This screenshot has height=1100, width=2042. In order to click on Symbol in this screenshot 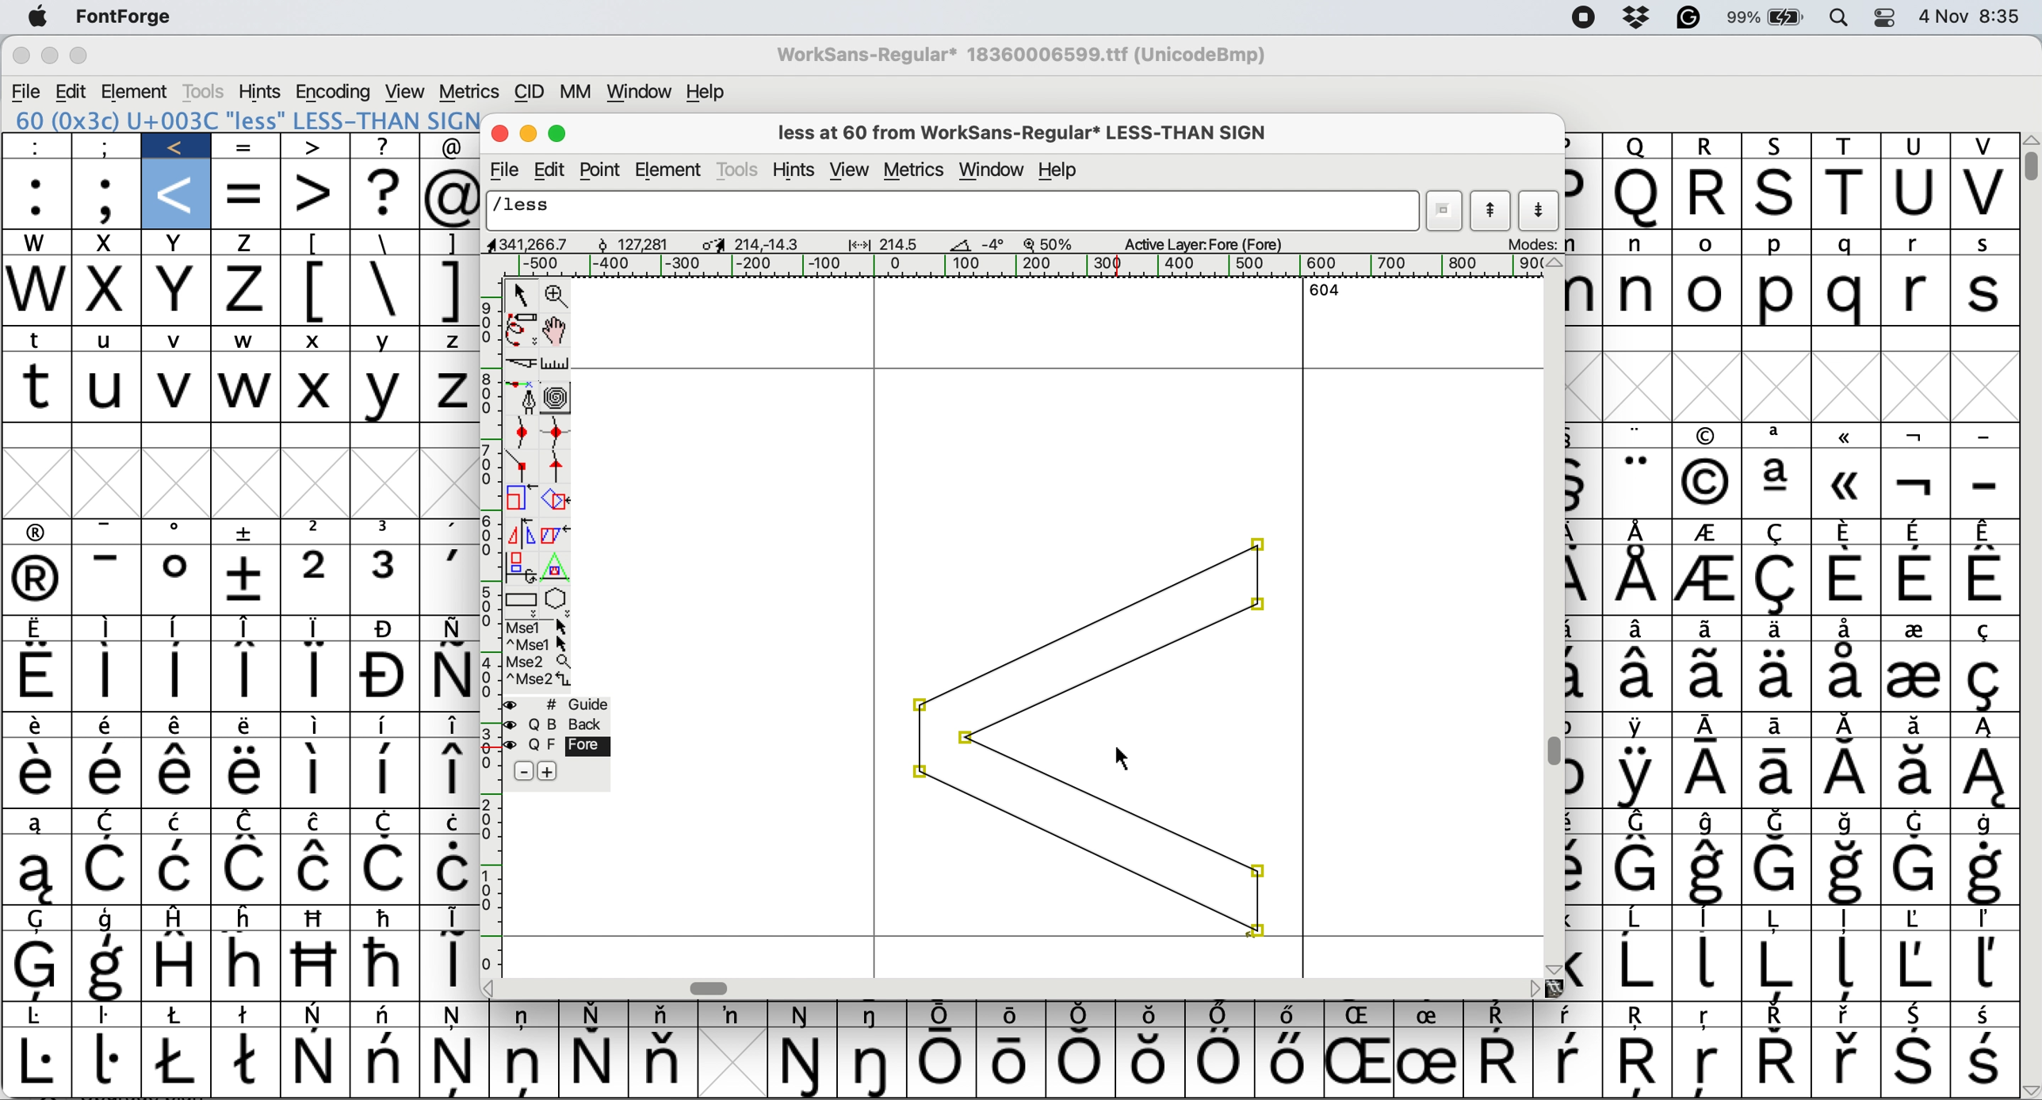, I will do `click(1152, 1014)`.